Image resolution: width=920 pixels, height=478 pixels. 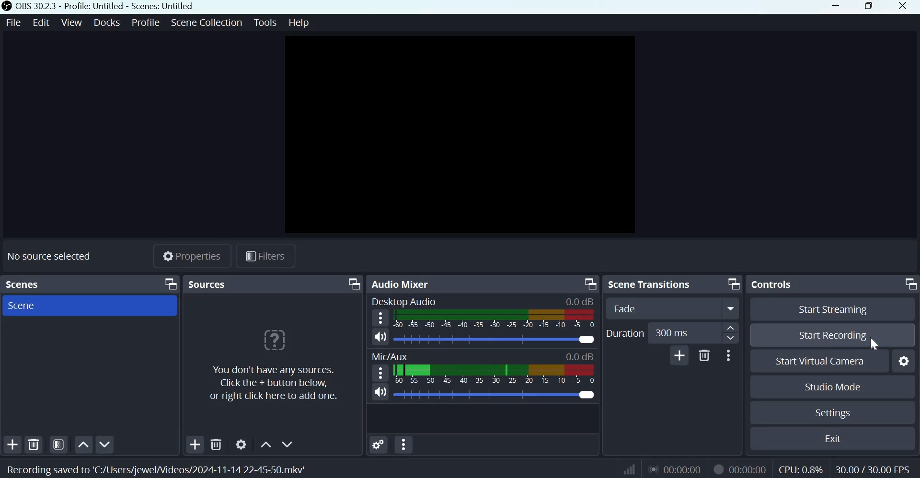 What do you see at coordinates (402, 445) in the screenshot?
I see `Audio Mixer Menu` at bounding box center [402, 445].